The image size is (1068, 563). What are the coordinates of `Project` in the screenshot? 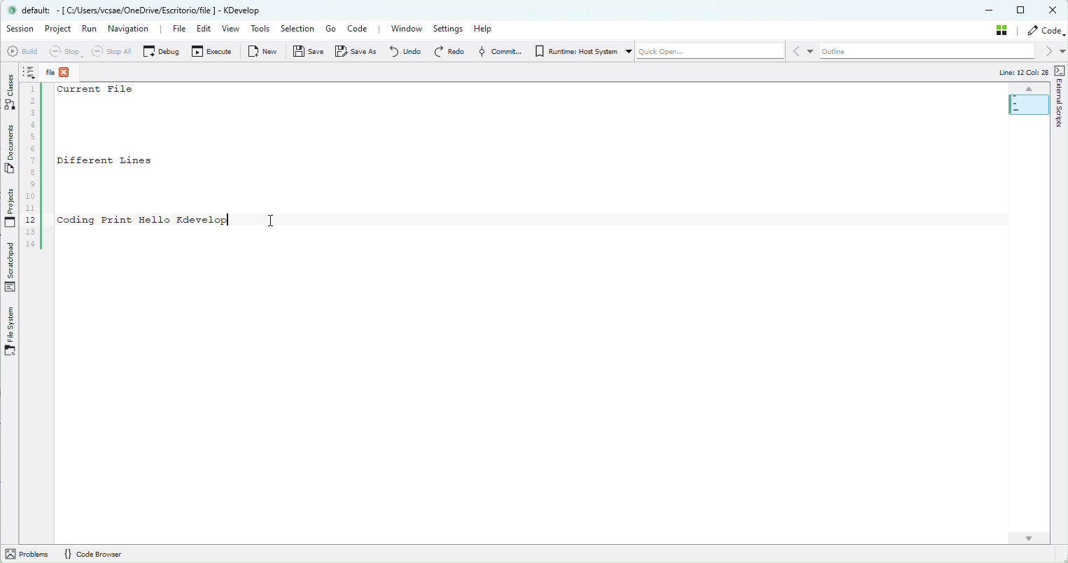 It's located at (57, 29).